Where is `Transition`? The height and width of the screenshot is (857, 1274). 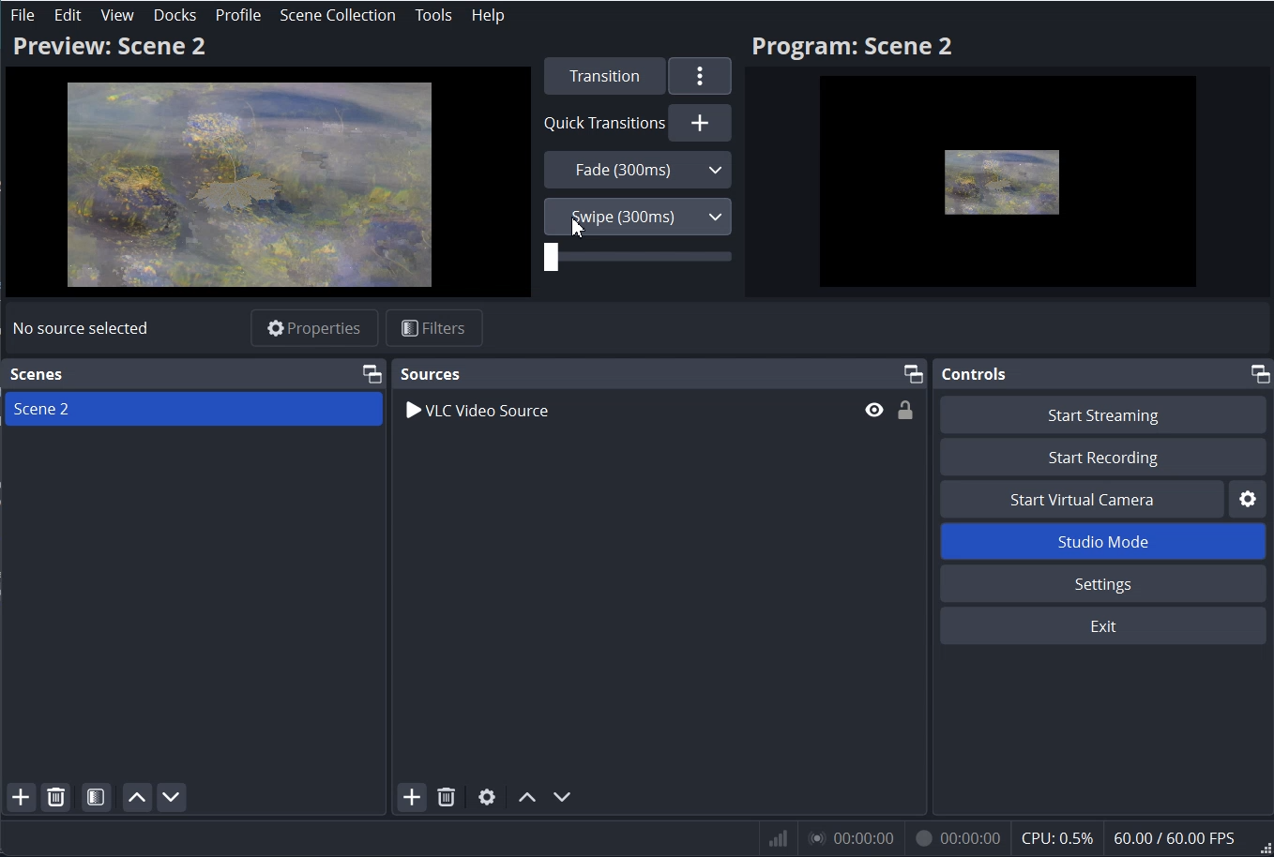
Transition is located at coordinates (600, 75).